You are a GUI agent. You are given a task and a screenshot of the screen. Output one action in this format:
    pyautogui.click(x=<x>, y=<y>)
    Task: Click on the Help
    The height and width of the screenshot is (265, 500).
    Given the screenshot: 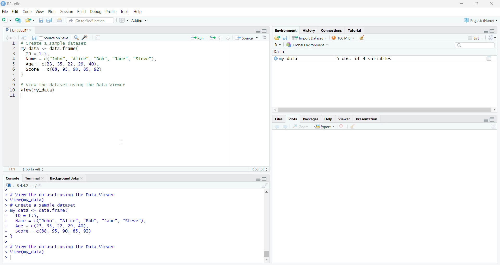 What is the action you would take?
    pyautogui.click(x=329, y=118)
    